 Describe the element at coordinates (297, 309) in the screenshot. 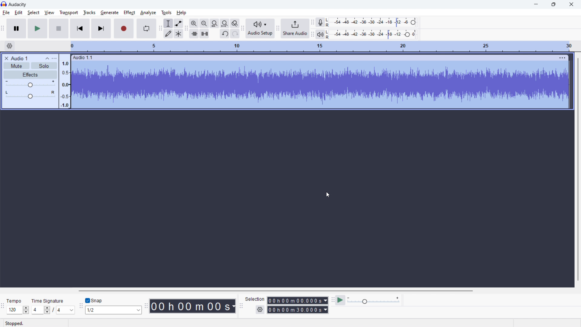

I see `end time` at that location.